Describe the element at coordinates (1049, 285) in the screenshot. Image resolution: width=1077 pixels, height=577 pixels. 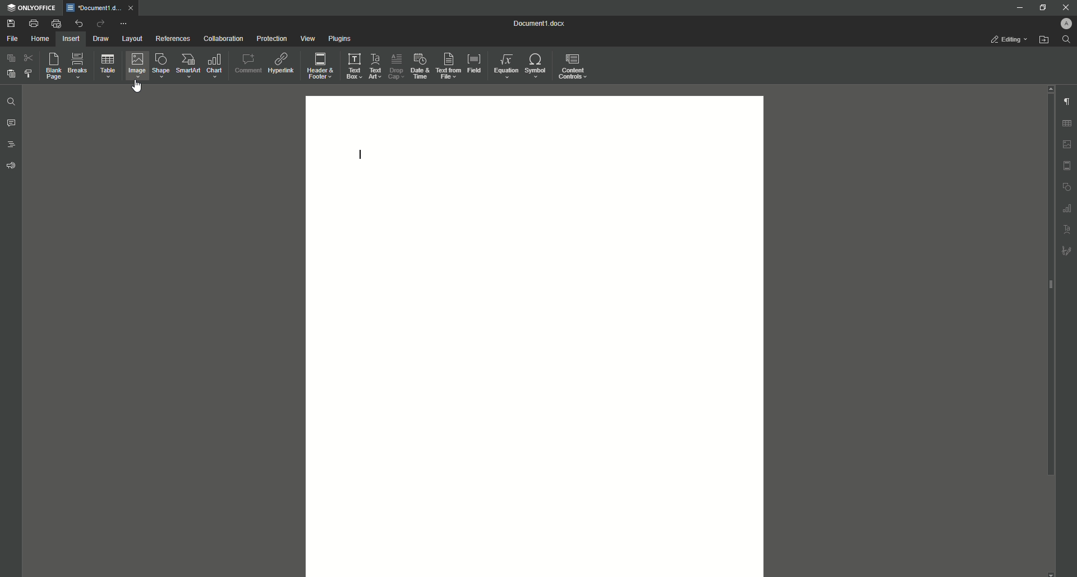
I see `Scroll bar` at that location.